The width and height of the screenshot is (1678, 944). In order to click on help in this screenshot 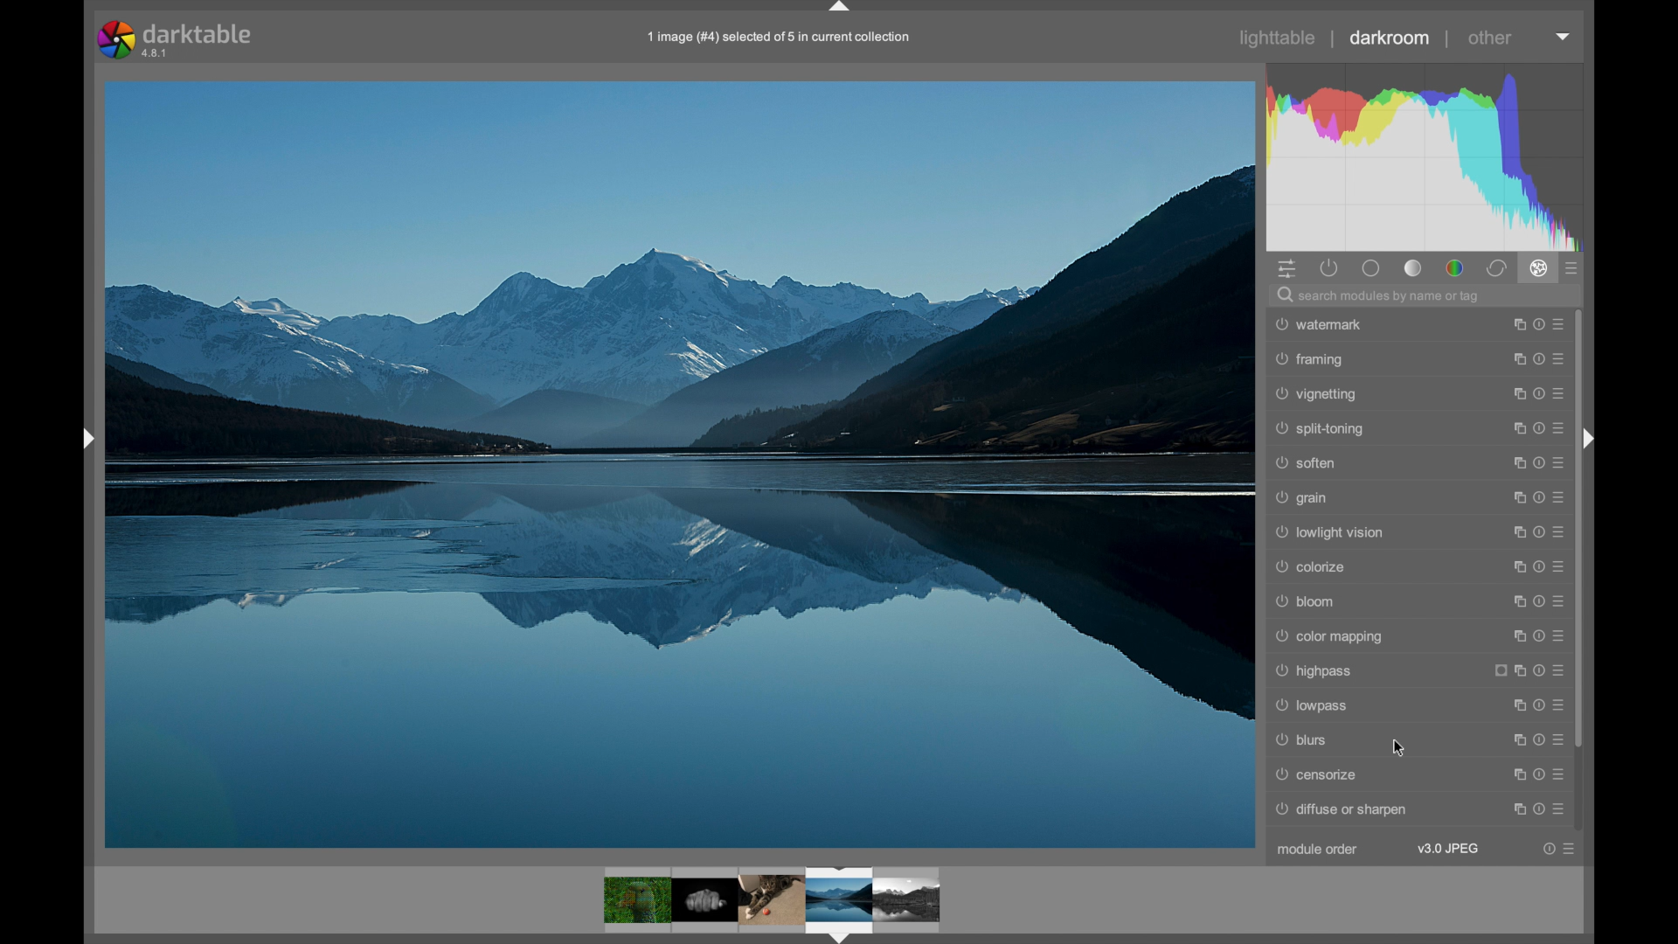, I will do `click(1536, 705)`.